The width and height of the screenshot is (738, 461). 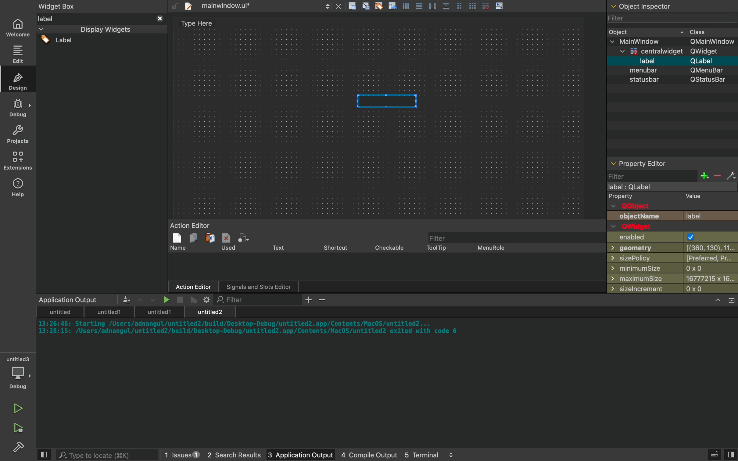 I want to click on action editor , so click(x=385, y=258).